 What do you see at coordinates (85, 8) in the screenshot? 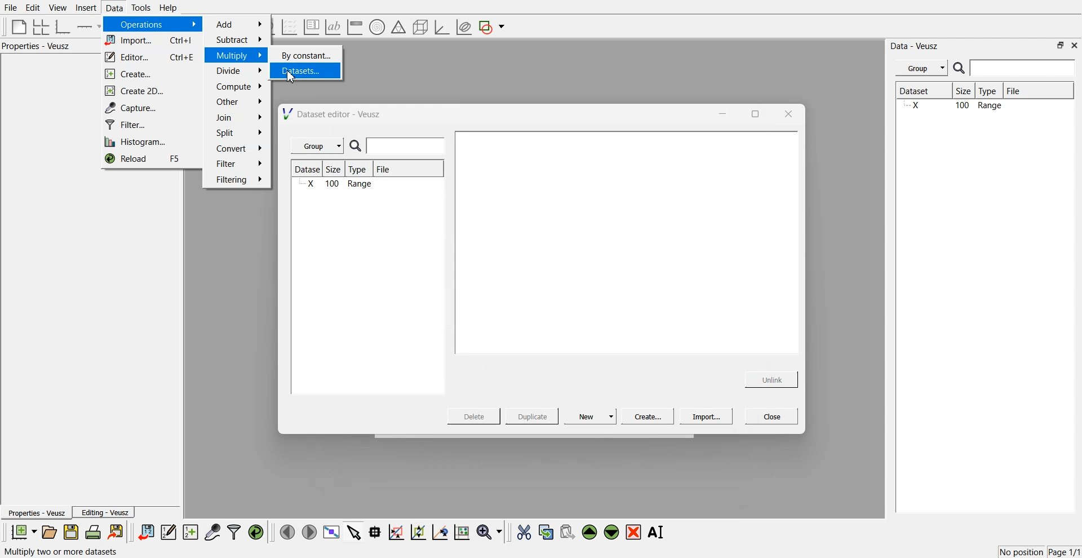
I see `Insert` at bounding box center [85, 8].